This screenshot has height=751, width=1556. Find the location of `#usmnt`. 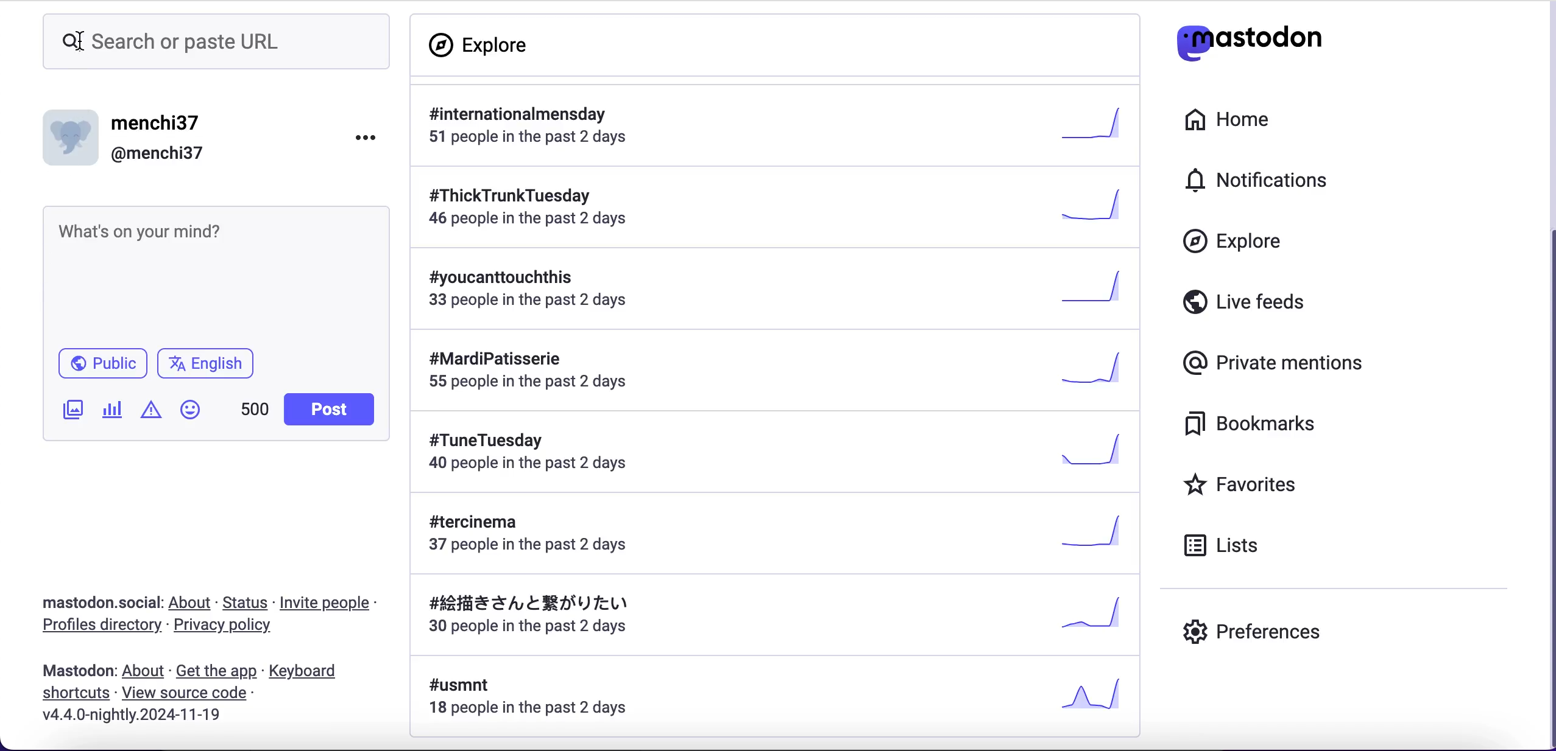

#usmnt is located at coordinates (783, 699).